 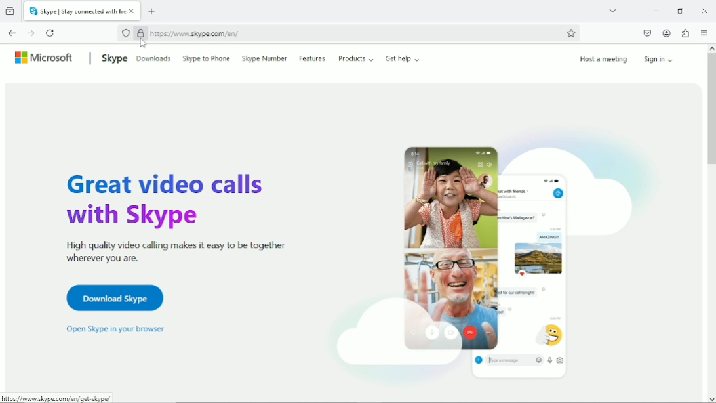 What do you see at coordinates (113, 297) in the screenshot?
I see `Download Skype` at bounding box center [113, 297].